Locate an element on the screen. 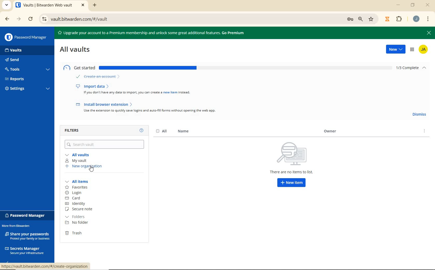 The width and height of the screenshot is (435, 270). more info is located at coordinates (425, 132).